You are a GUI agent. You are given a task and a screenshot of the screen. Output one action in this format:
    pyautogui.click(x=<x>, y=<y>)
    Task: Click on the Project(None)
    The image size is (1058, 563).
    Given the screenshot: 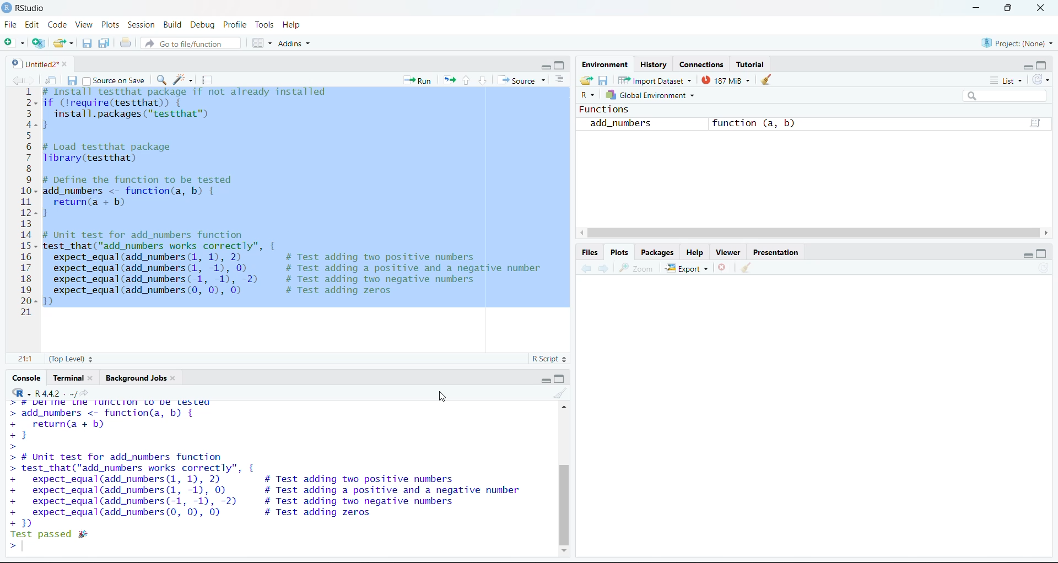 What is the action you would take?
    pyautogui.click(x=1017, y=44)
    